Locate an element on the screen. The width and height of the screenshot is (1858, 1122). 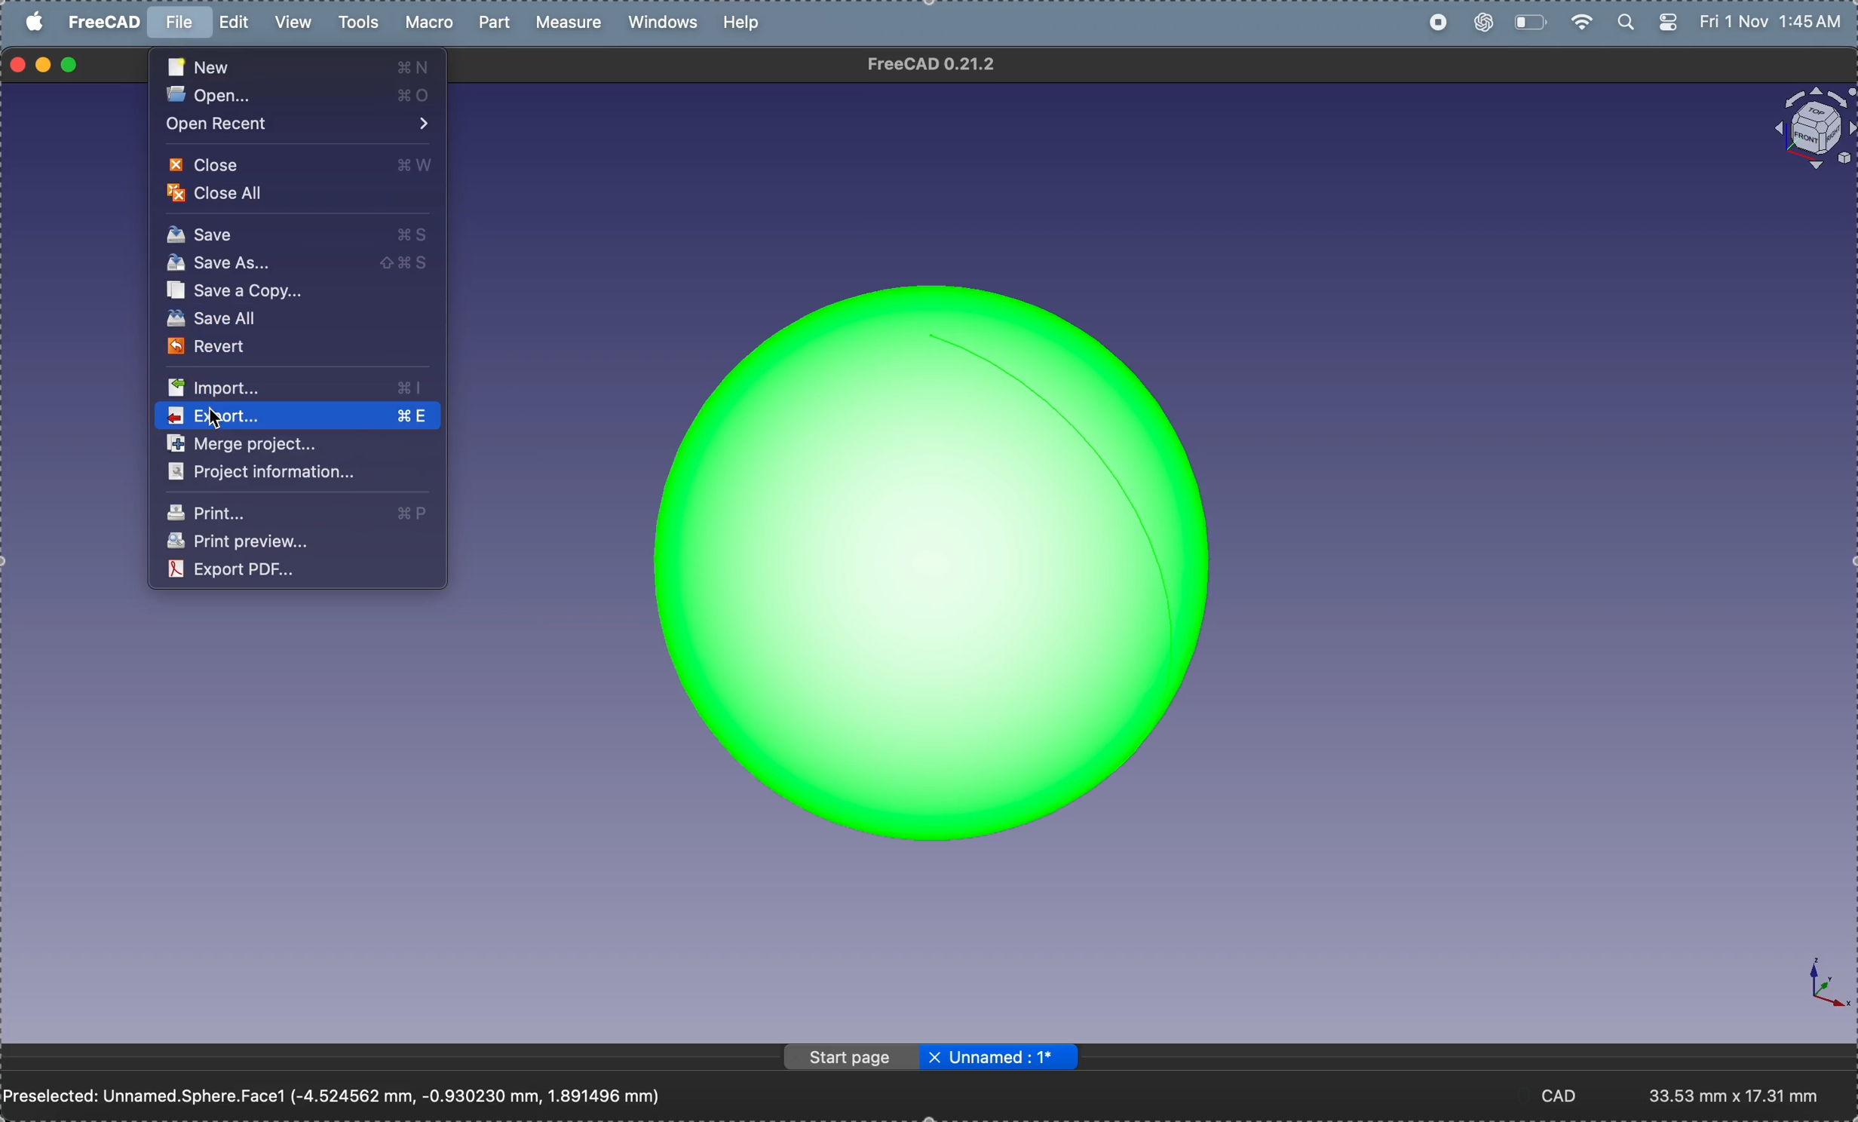
import is located at coordinates (296, 385).